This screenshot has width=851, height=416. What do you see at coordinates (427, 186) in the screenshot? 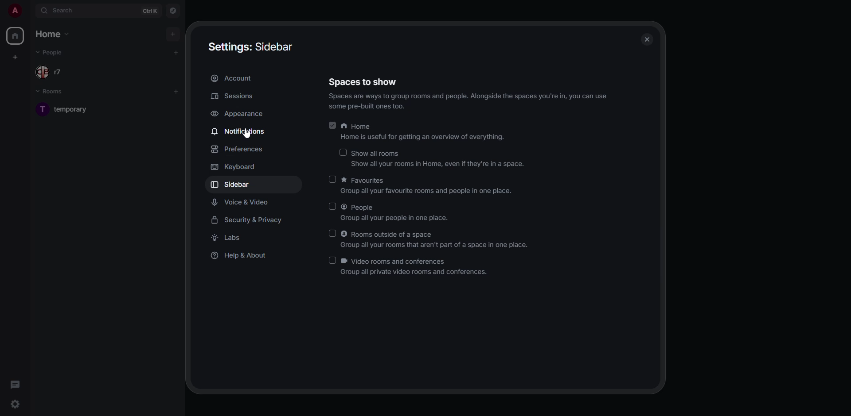
I see `favorites` at bounding box center [427, 186].